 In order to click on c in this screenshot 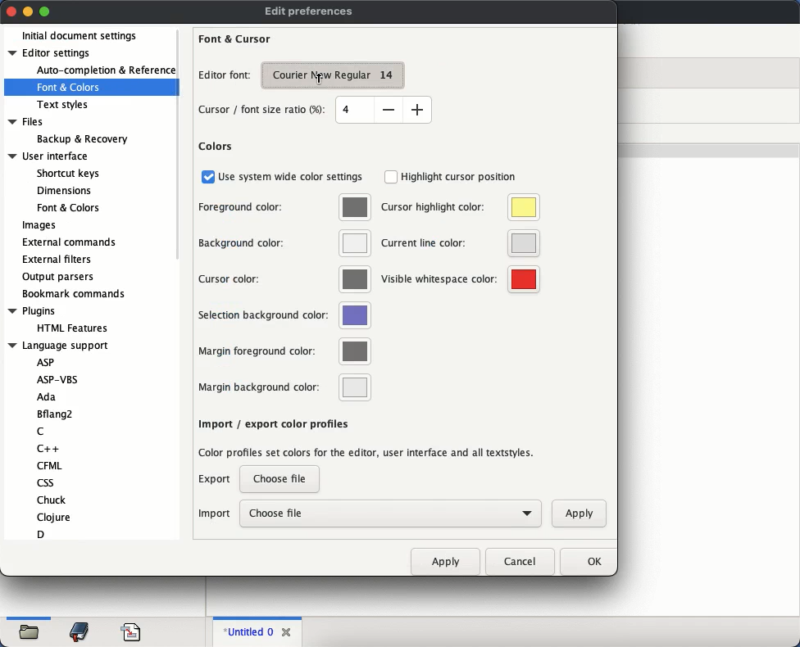, I will do `click(40, 432)`.